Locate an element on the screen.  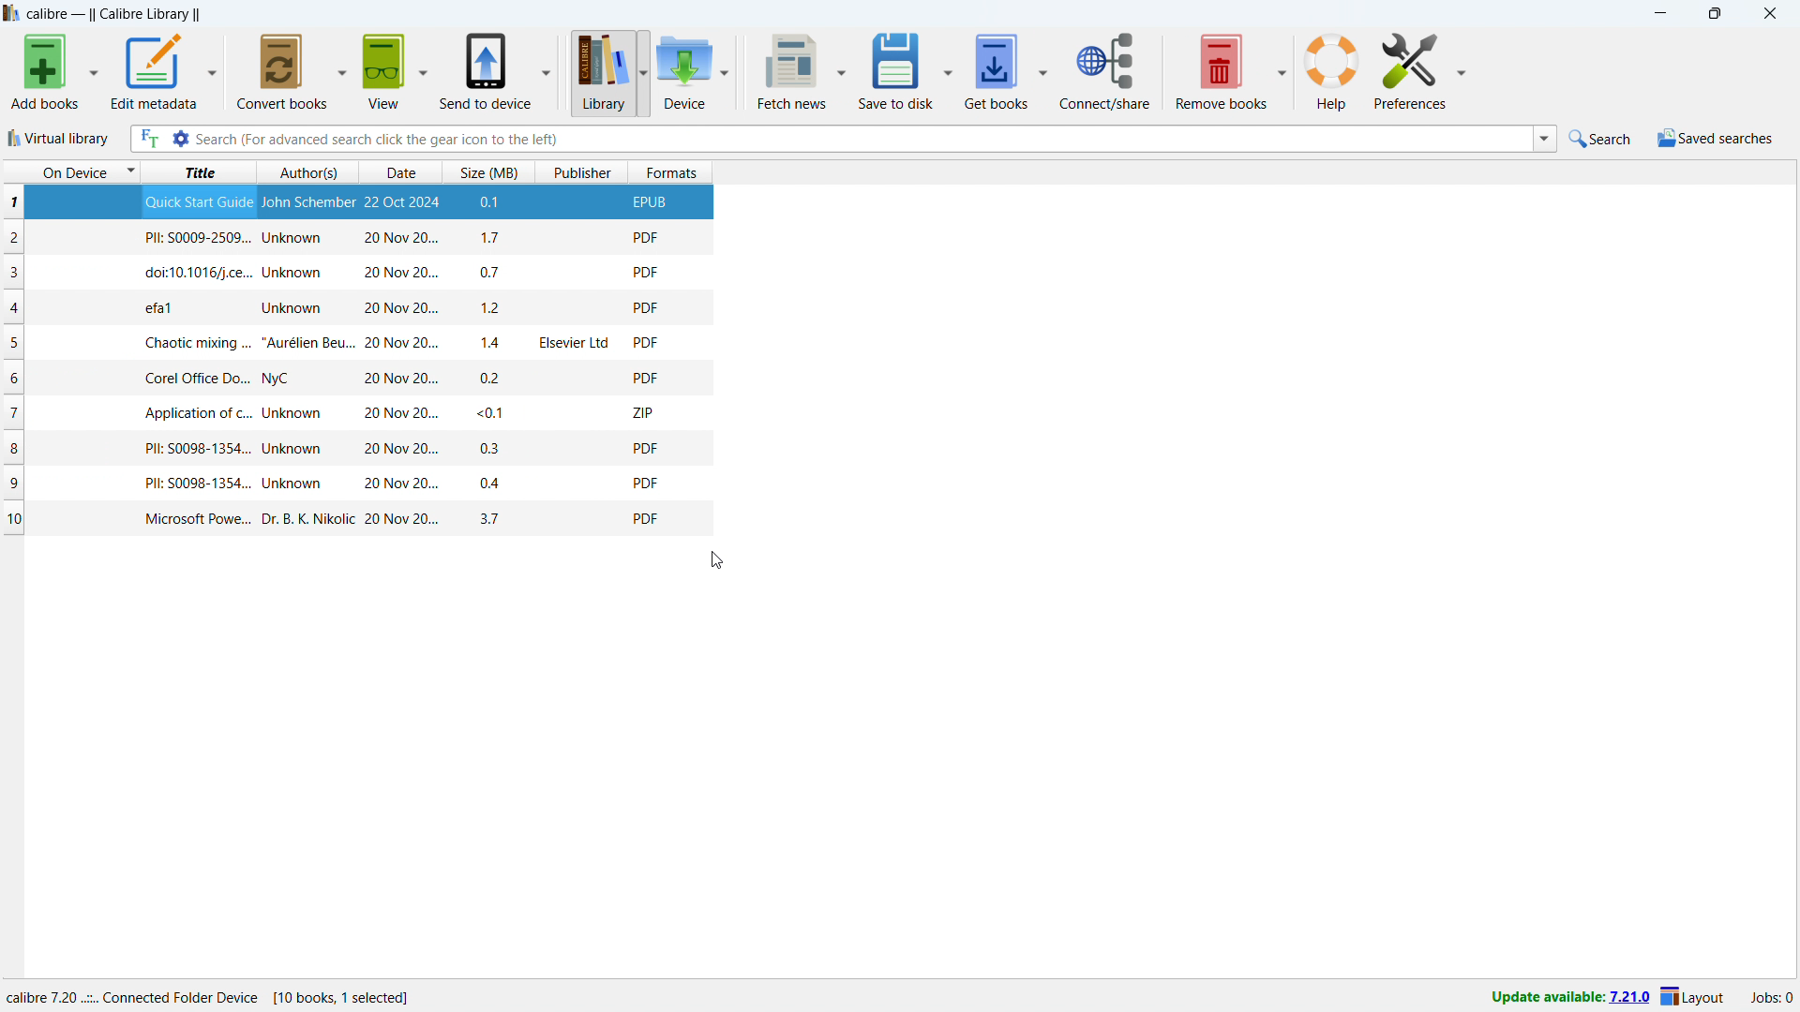
close is located at coordinates (1769, 13).